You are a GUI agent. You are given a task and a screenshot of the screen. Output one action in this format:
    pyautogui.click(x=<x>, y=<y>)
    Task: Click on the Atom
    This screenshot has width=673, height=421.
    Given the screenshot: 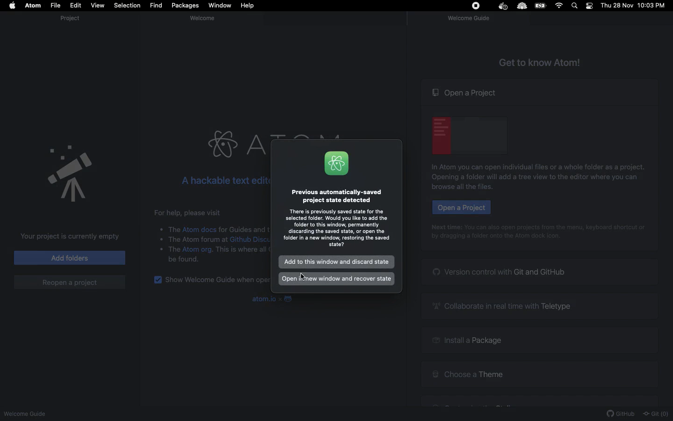 What is the action you would take?
    pyautogui.click(x=34, y=6)
    